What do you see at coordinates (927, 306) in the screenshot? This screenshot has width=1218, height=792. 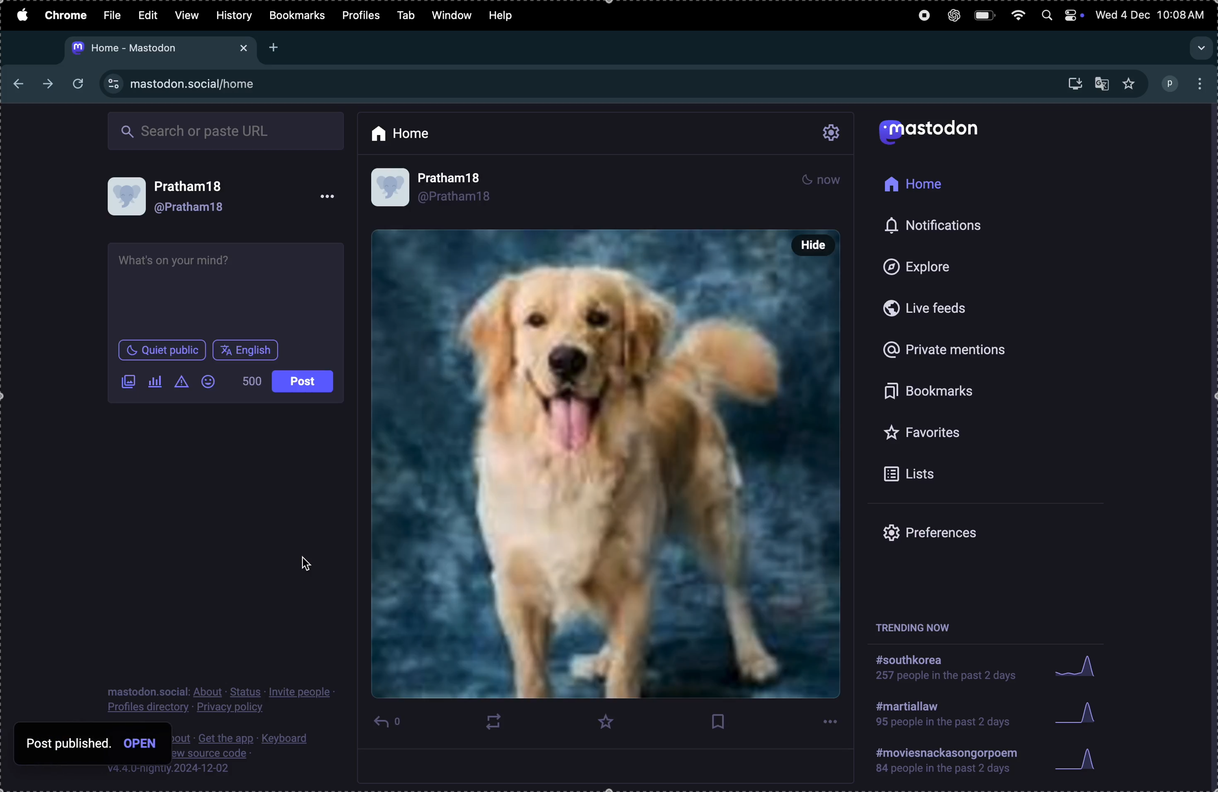 I see `live feeds` at bounding box center [927, 306].